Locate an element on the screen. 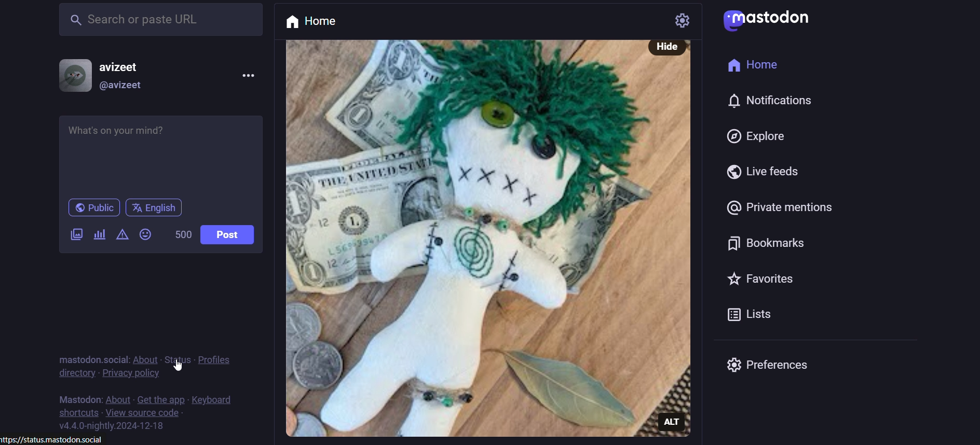  profiles is located at coordinates (219, 357).